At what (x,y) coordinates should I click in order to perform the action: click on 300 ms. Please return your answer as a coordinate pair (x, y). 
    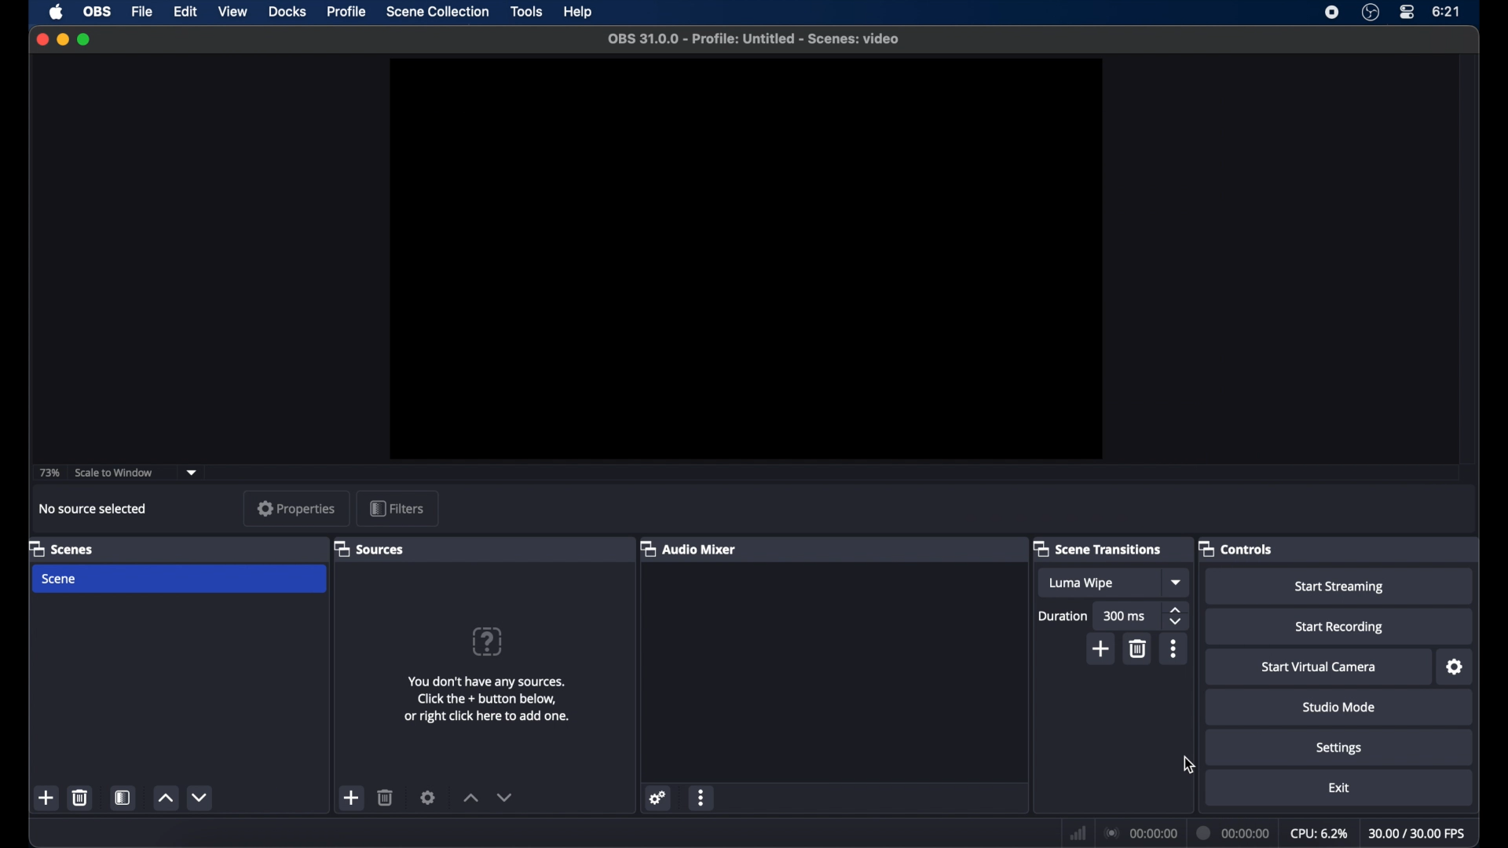
    Looking at the image, I should click on (1122, 616).